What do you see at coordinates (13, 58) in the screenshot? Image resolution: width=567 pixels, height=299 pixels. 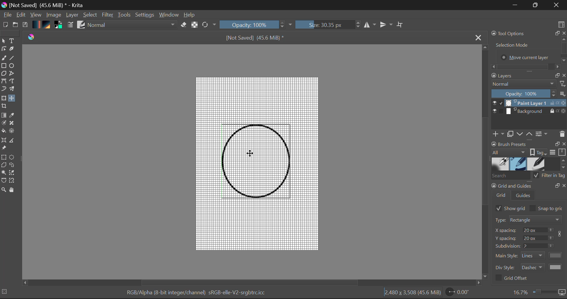 I see `Line` at bounding box center [13, 58].